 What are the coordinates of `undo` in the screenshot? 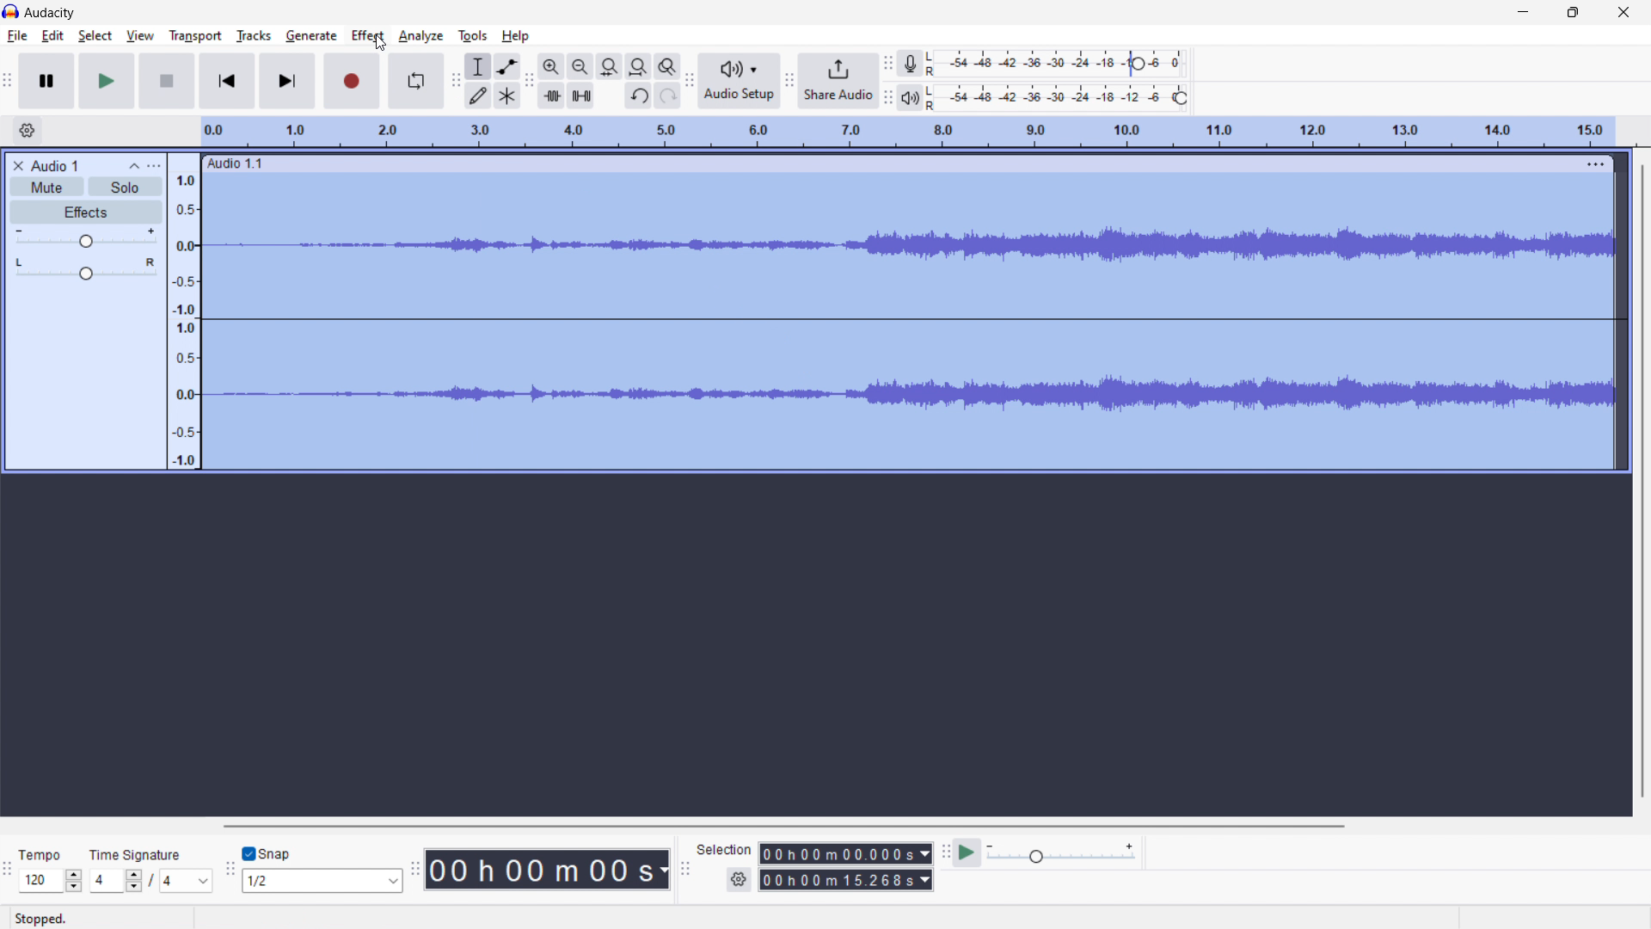 It's located at (638, 95).